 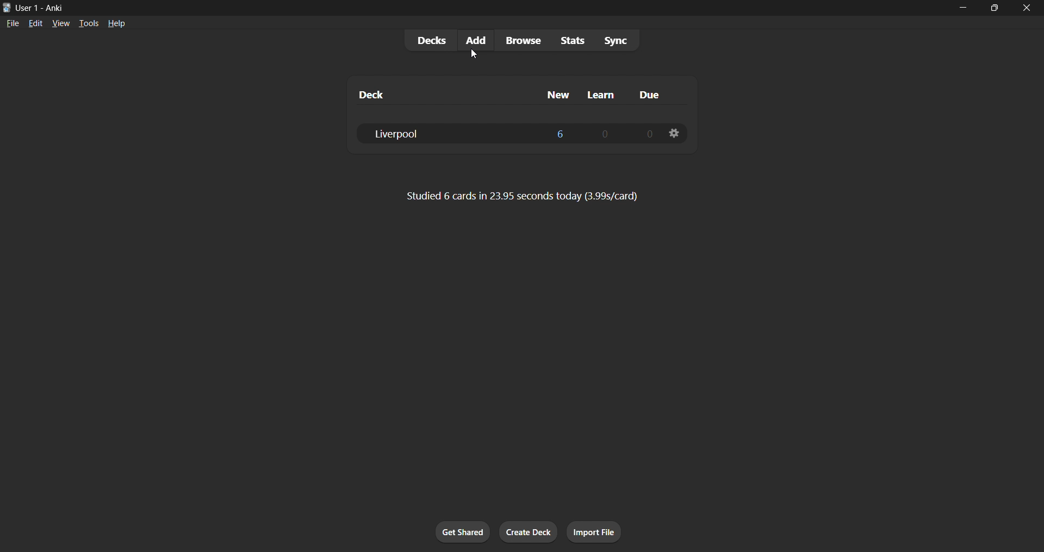 I want to click on card stats, so click(x=523, y=196).